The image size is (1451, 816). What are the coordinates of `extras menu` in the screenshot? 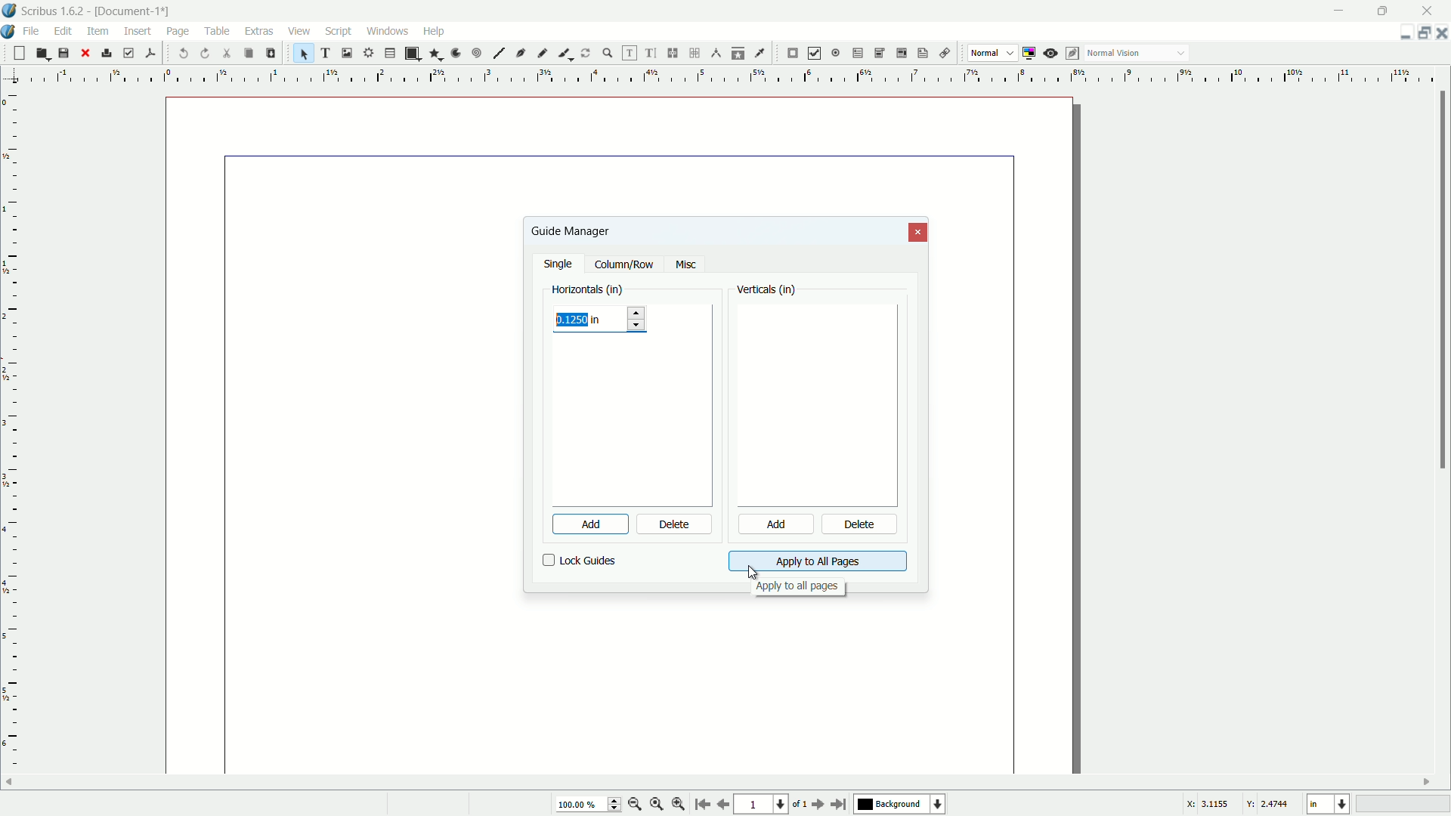 It's located at (260, 31).